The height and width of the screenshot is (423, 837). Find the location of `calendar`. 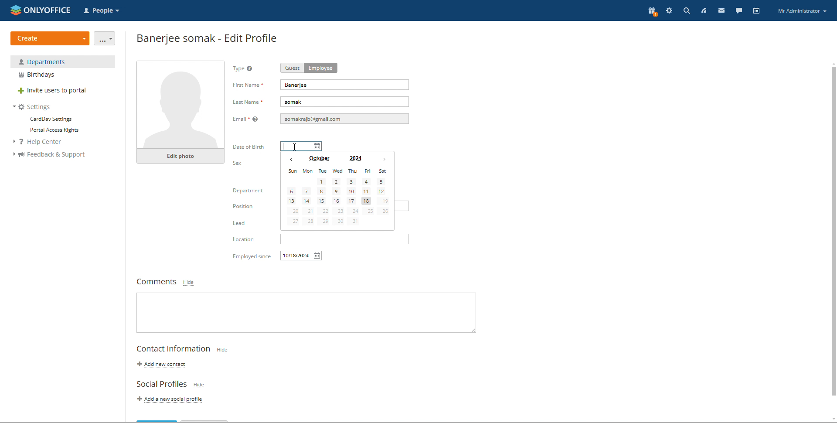

calendar is located at coordinates (756, 10).